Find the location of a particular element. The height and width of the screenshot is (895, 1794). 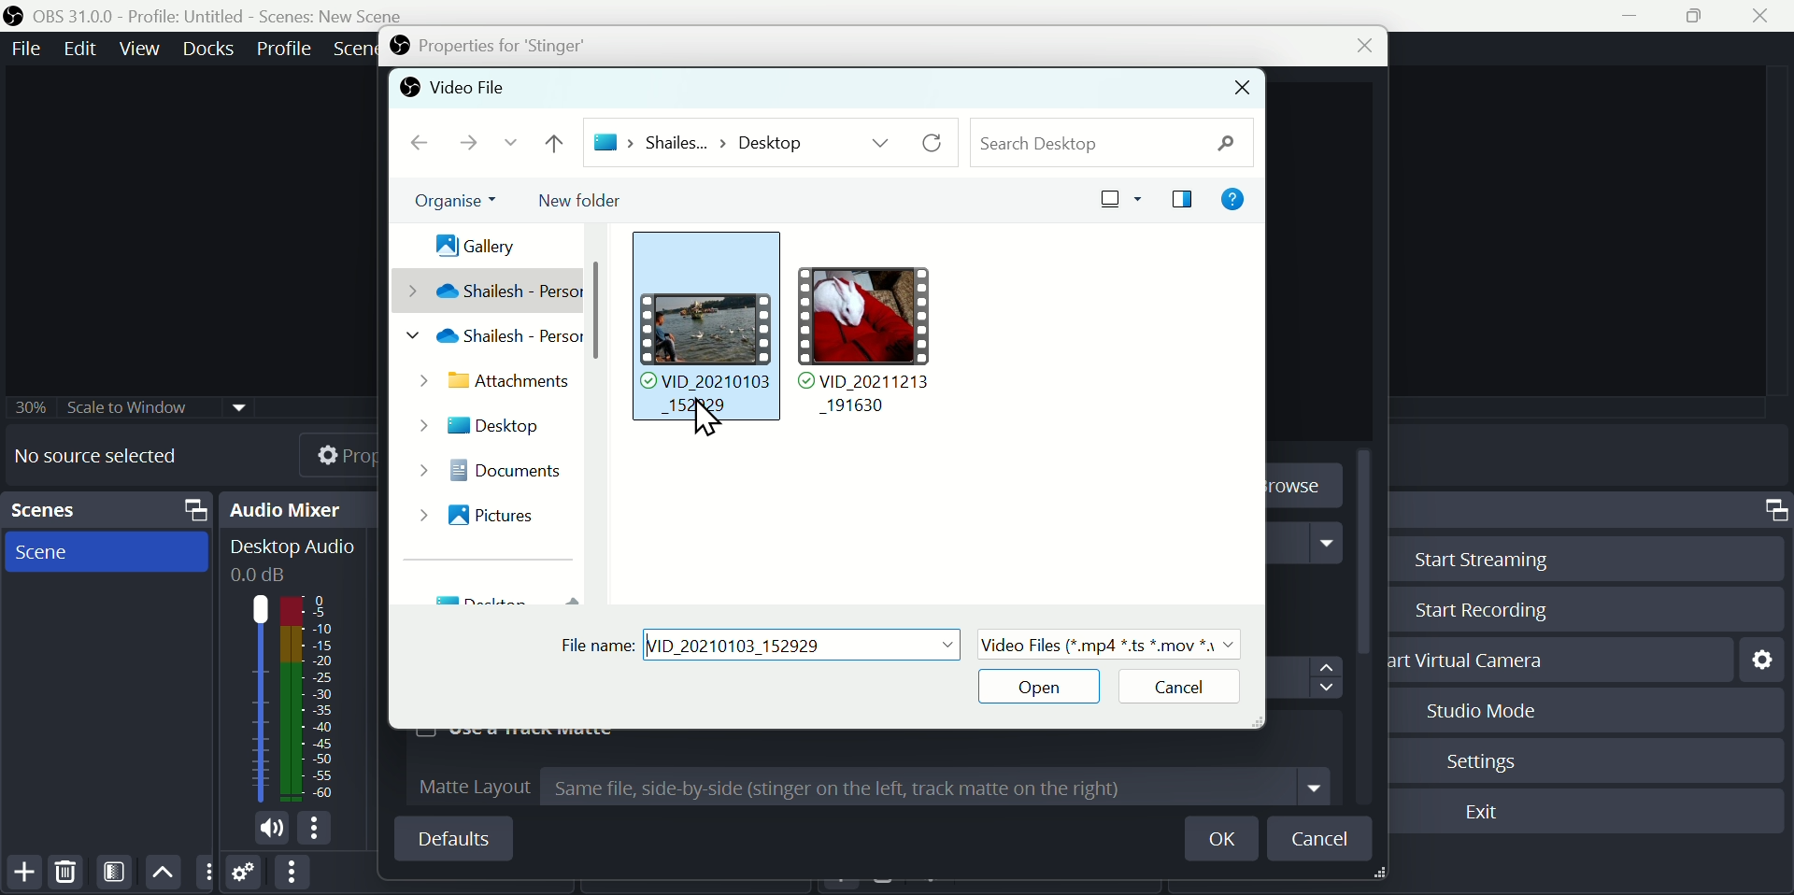

more options is located at coordinates (319, 830).